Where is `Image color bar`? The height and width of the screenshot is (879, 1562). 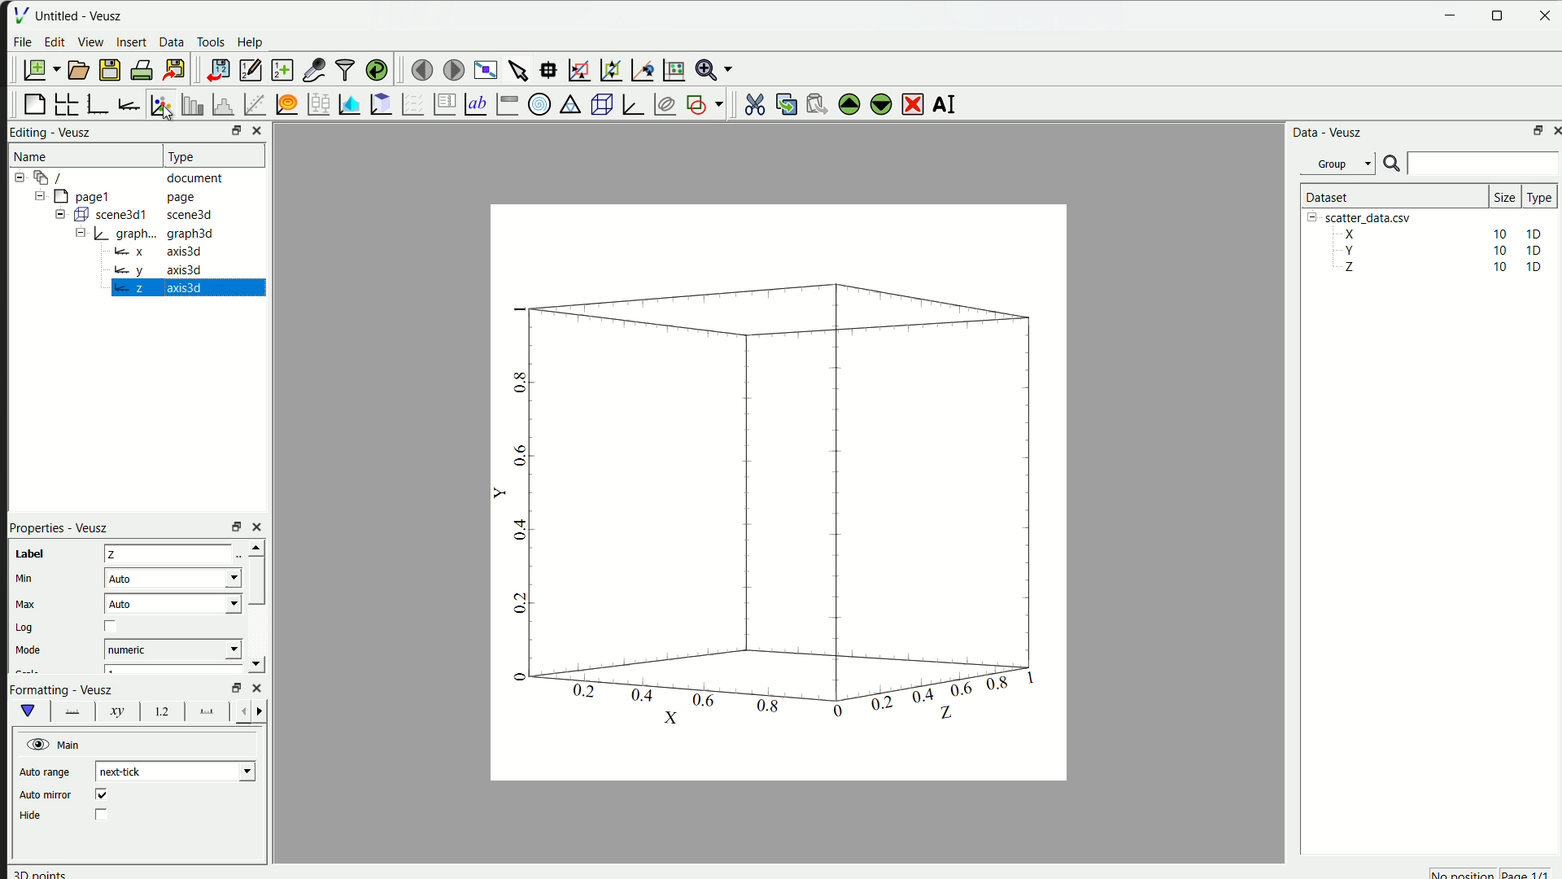
Image color bar is located at coordinates (508, 103).